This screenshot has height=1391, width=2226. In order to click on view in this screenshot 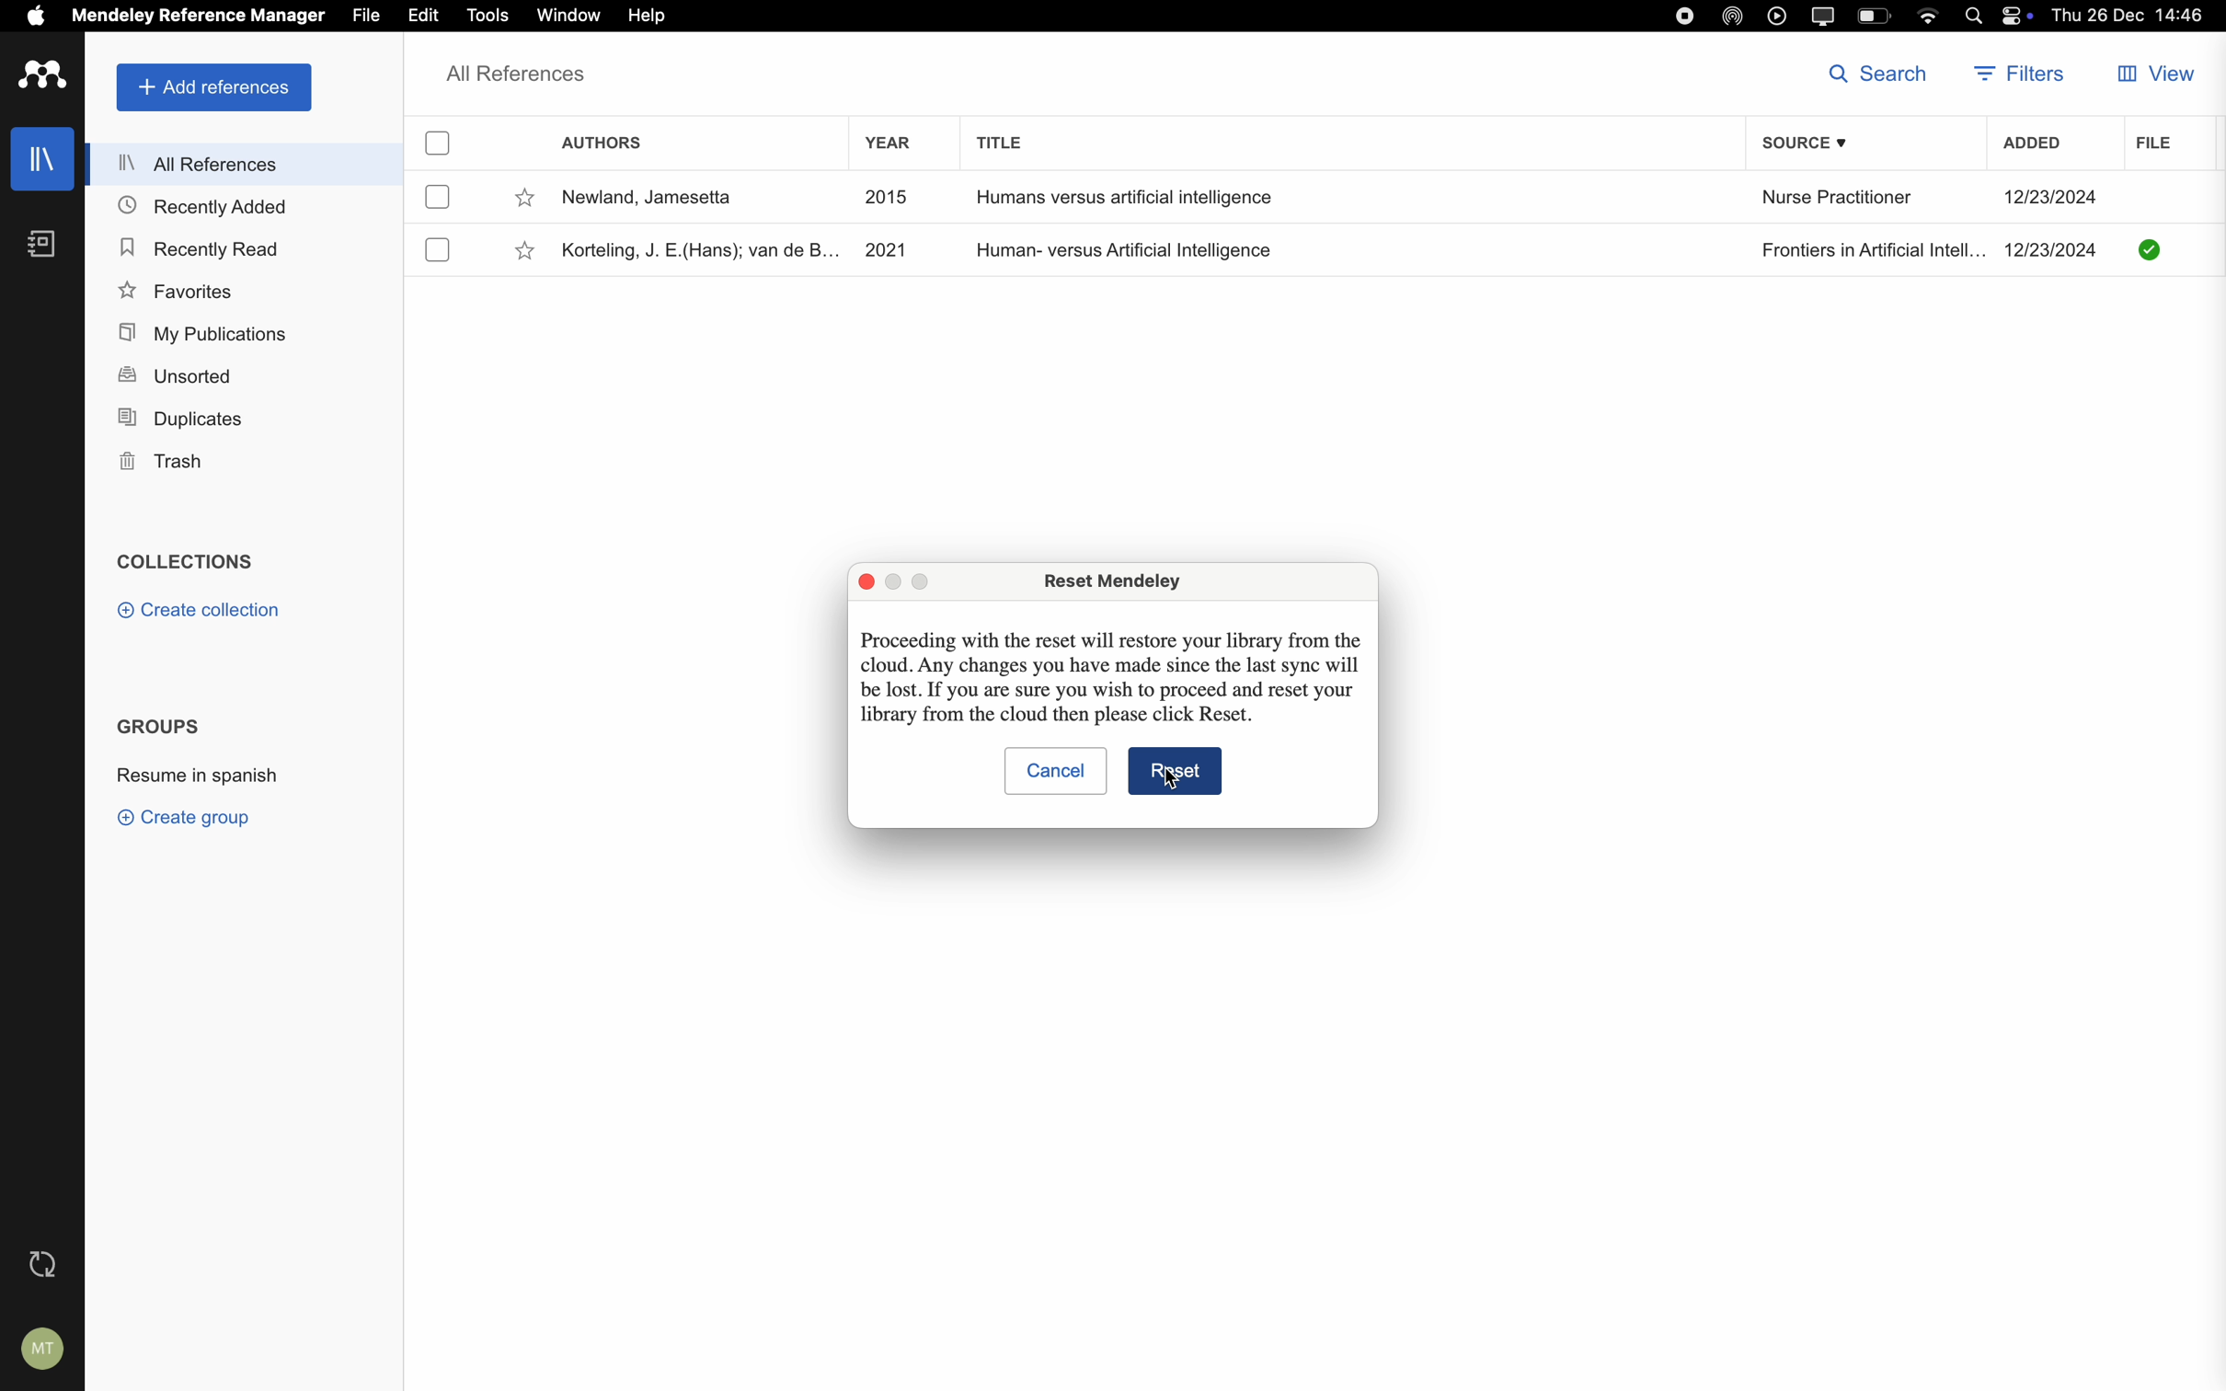, I will do `click(2158, 74)`.